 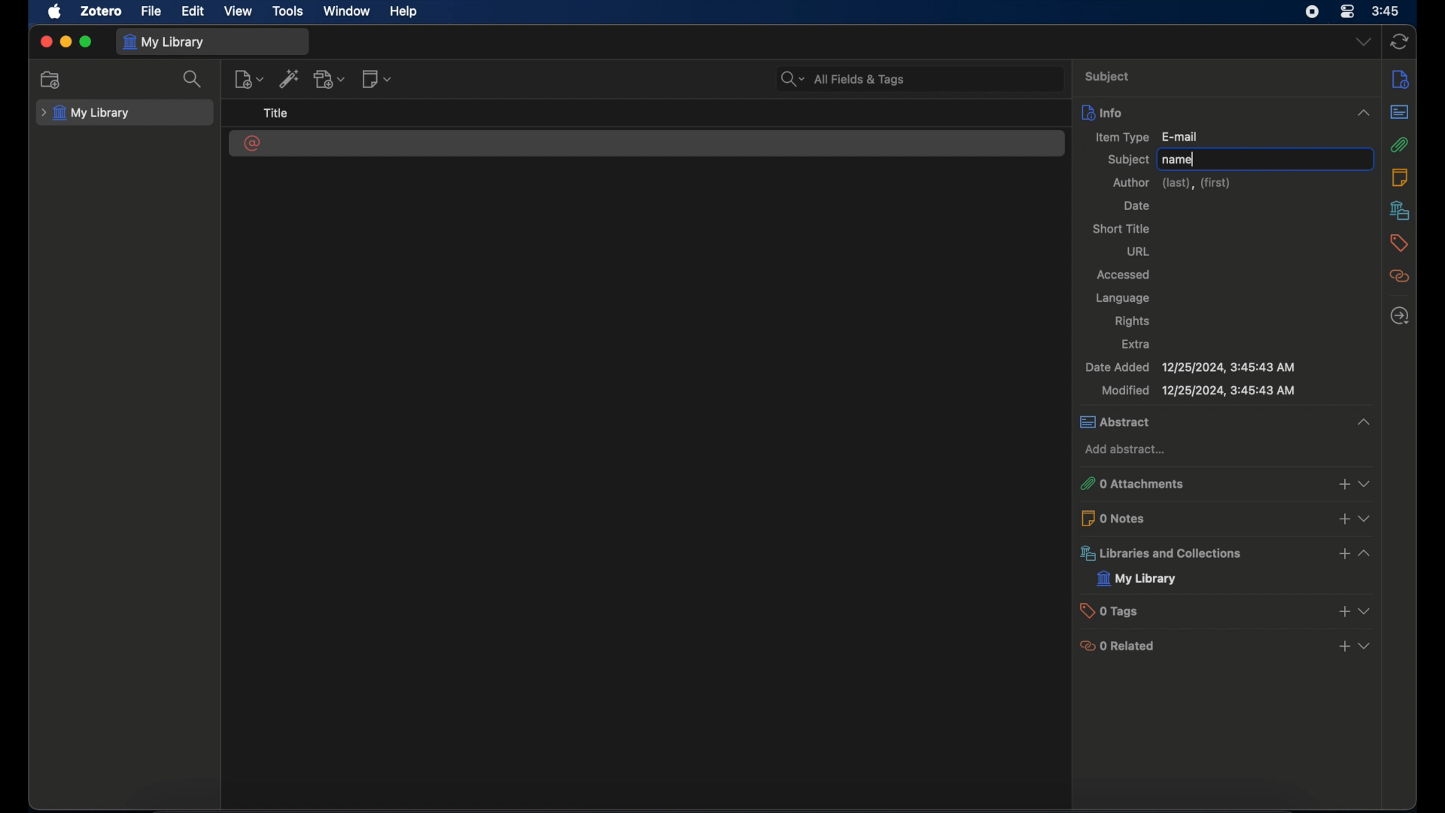 I want to click on abstract, so click(x=1400, y=111).